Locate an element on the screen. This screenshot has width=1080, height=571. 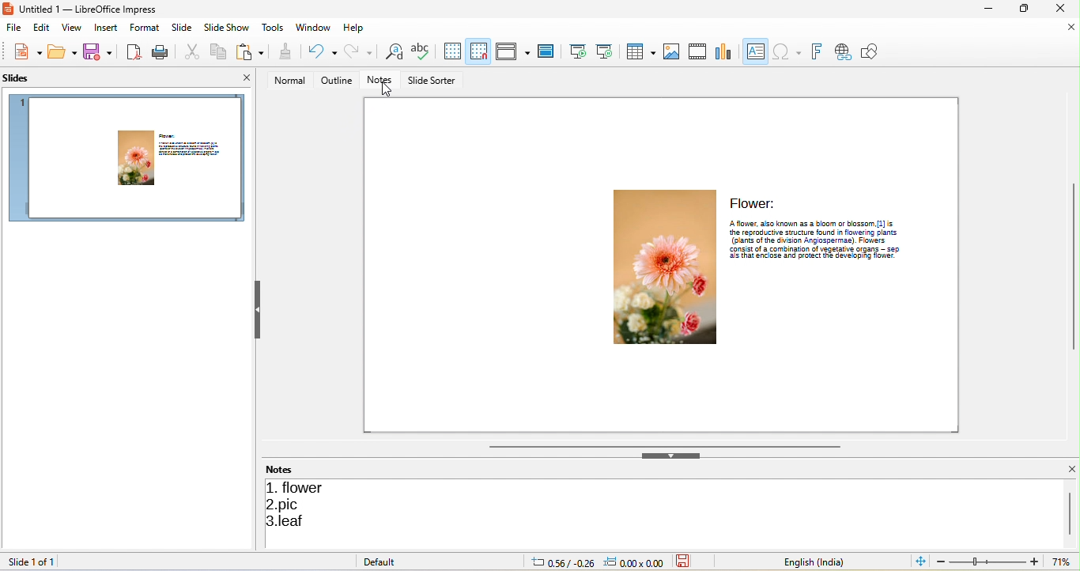
A flower. also known as a bloom or blossom [1] is is located at coordinates (820, 222).